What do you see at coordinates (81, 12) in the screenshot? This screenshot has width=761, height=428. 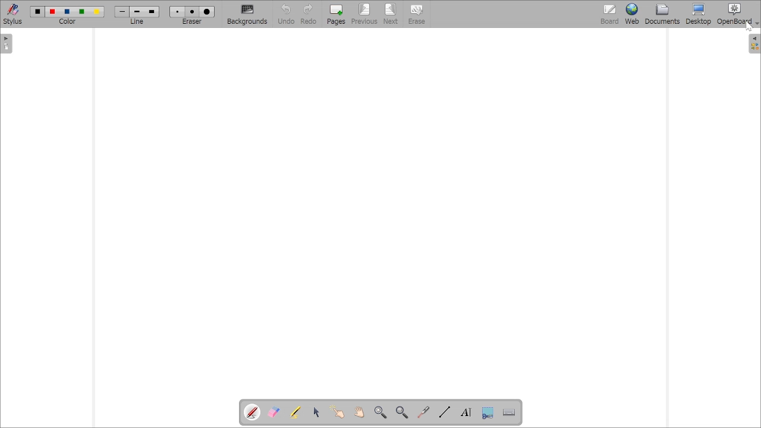 I see `color4` at bounding box center [81, 12].